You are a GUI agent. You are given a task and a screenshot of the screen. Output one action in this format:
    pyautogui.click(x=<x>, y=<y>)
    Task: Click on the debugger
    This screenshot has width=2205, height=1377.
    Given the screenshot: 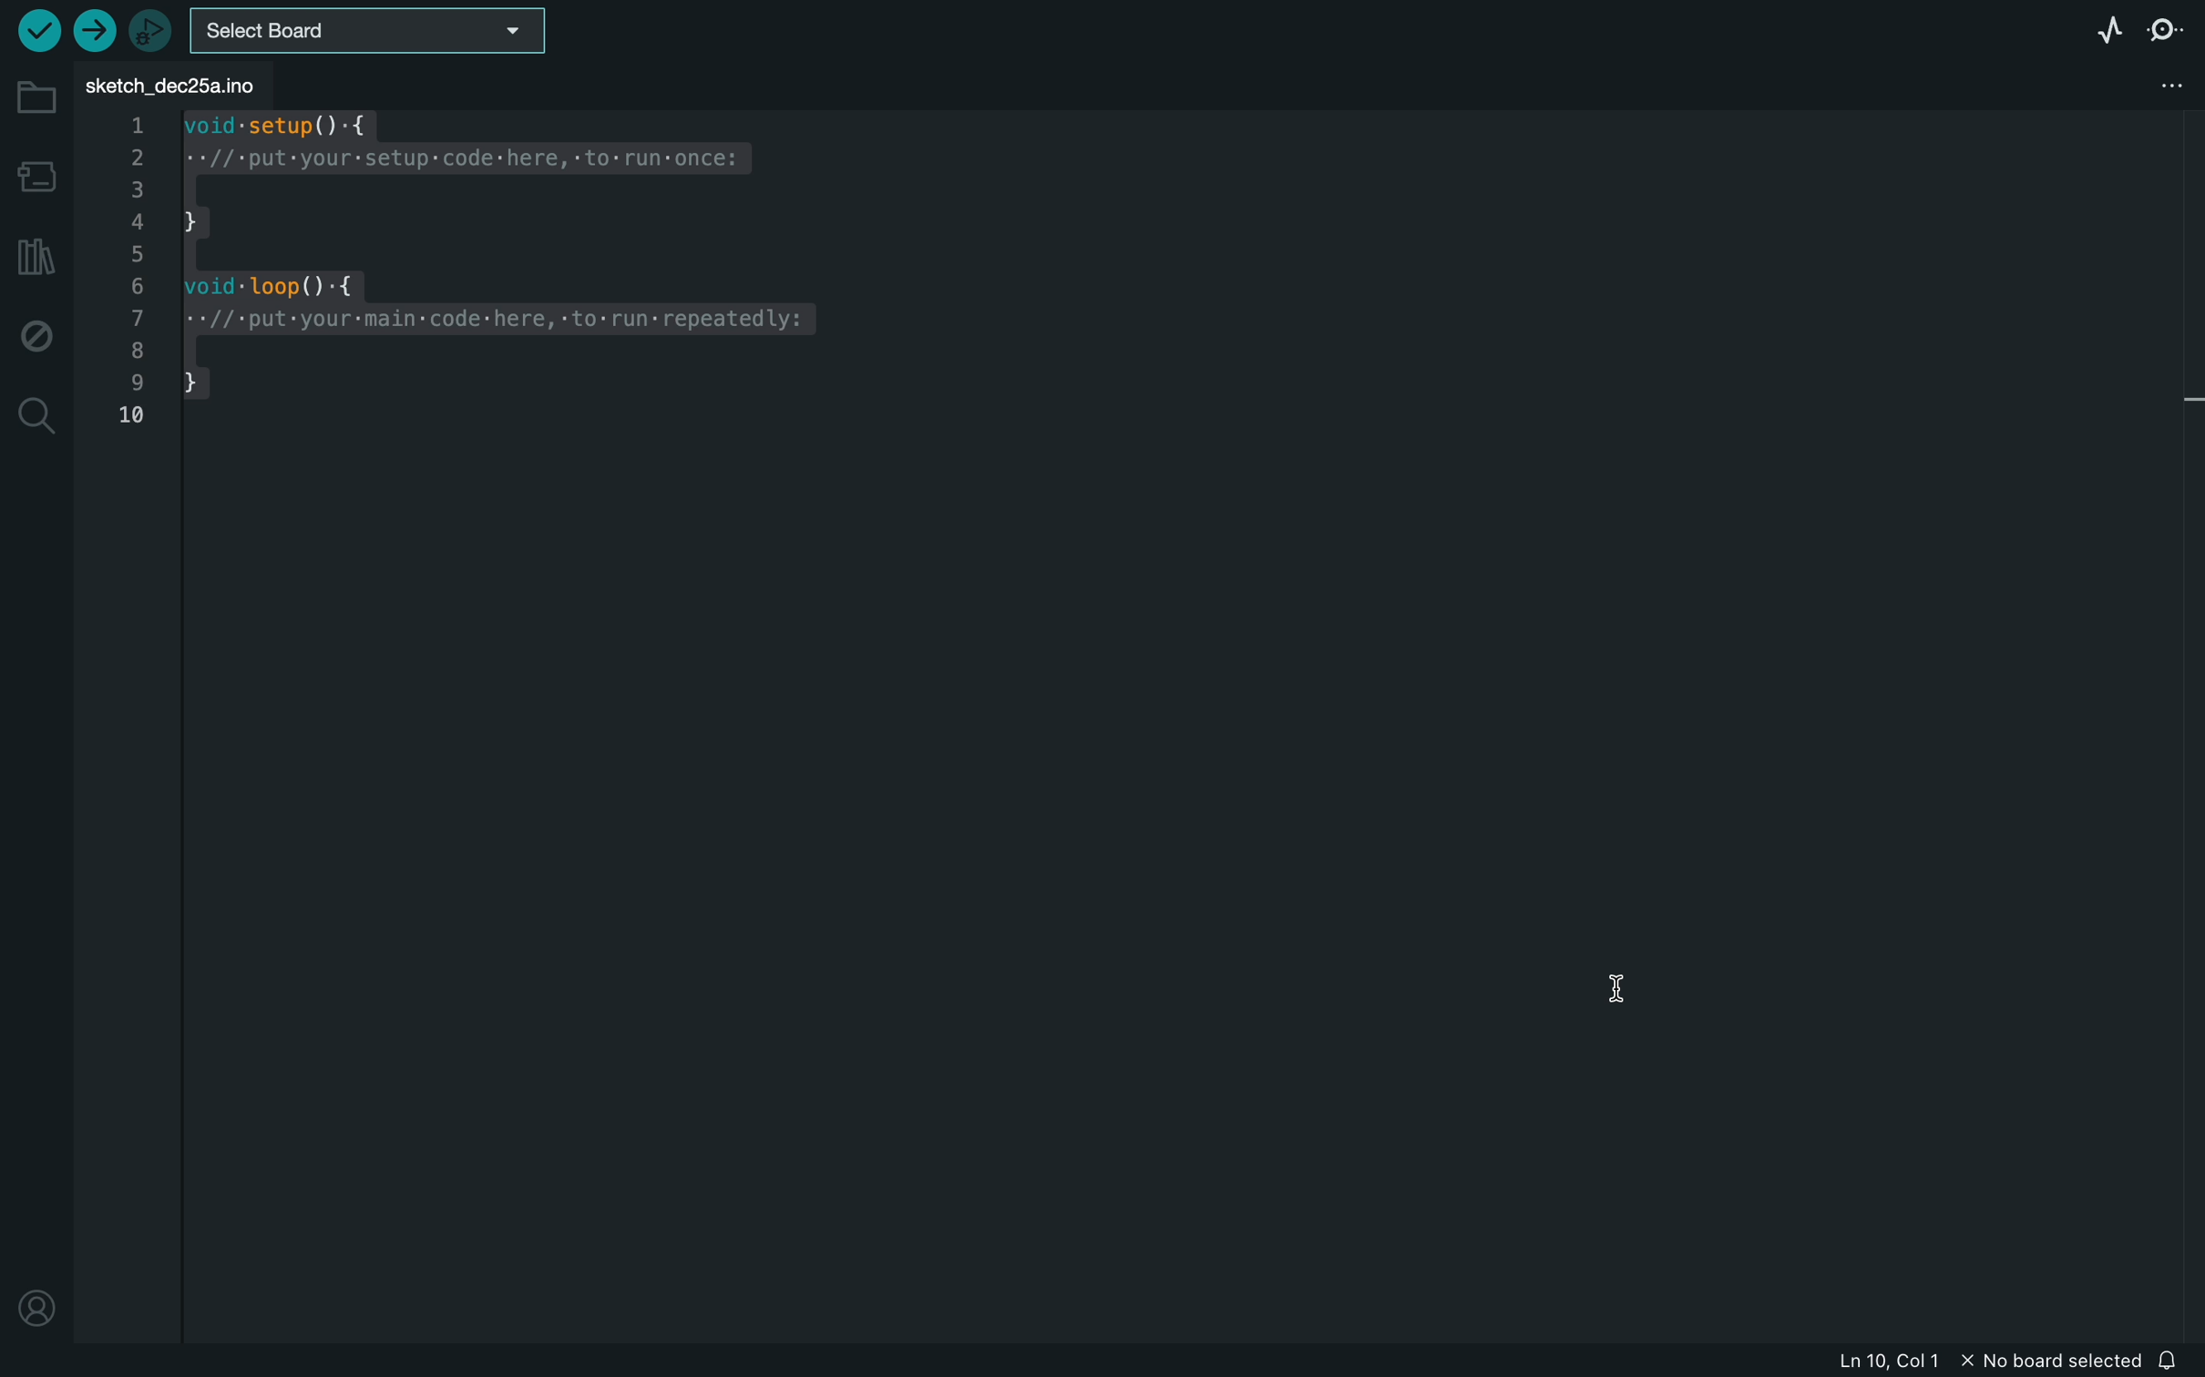 What is the action you would take?
    pyautogui.click(x=153, y=32)
    